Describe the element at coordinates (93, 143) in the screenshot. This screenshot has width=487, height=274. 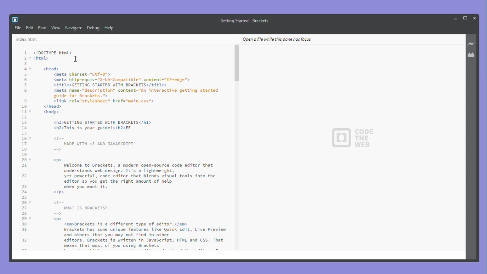
I see `<!-- MADE WITH <3 AND JAVASCRIPT -->` at that location.